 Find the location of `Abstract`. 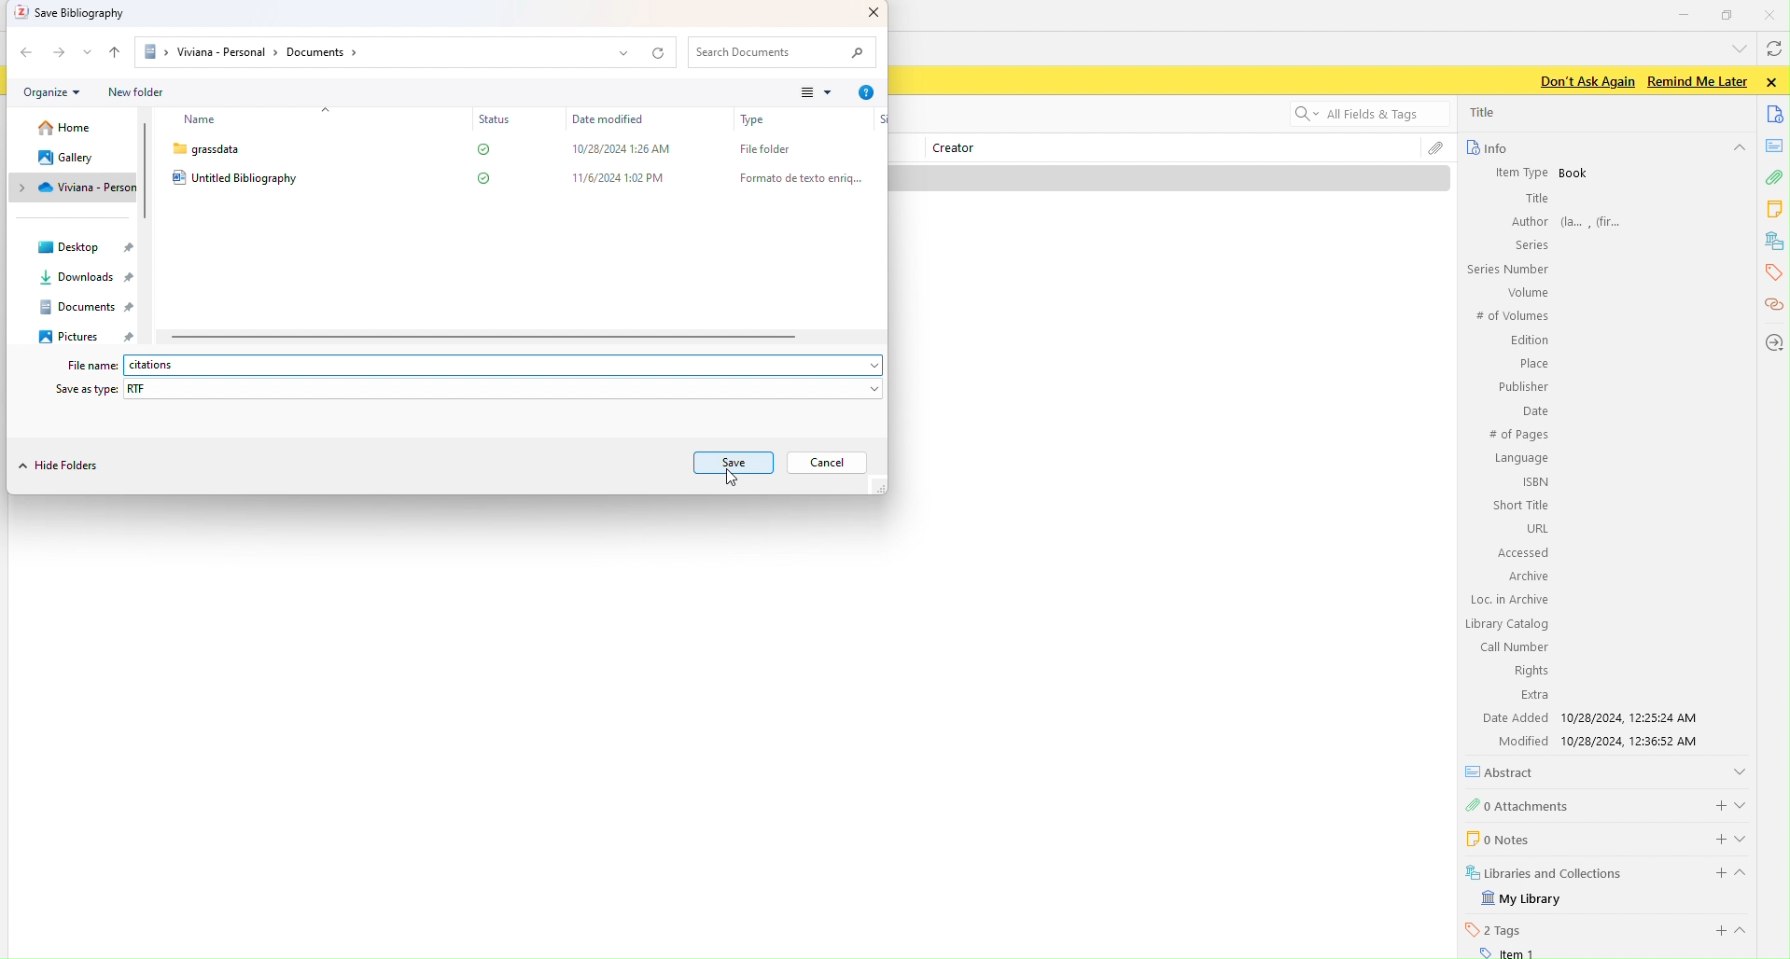

Abstract is located at coordinates (1506, 771).